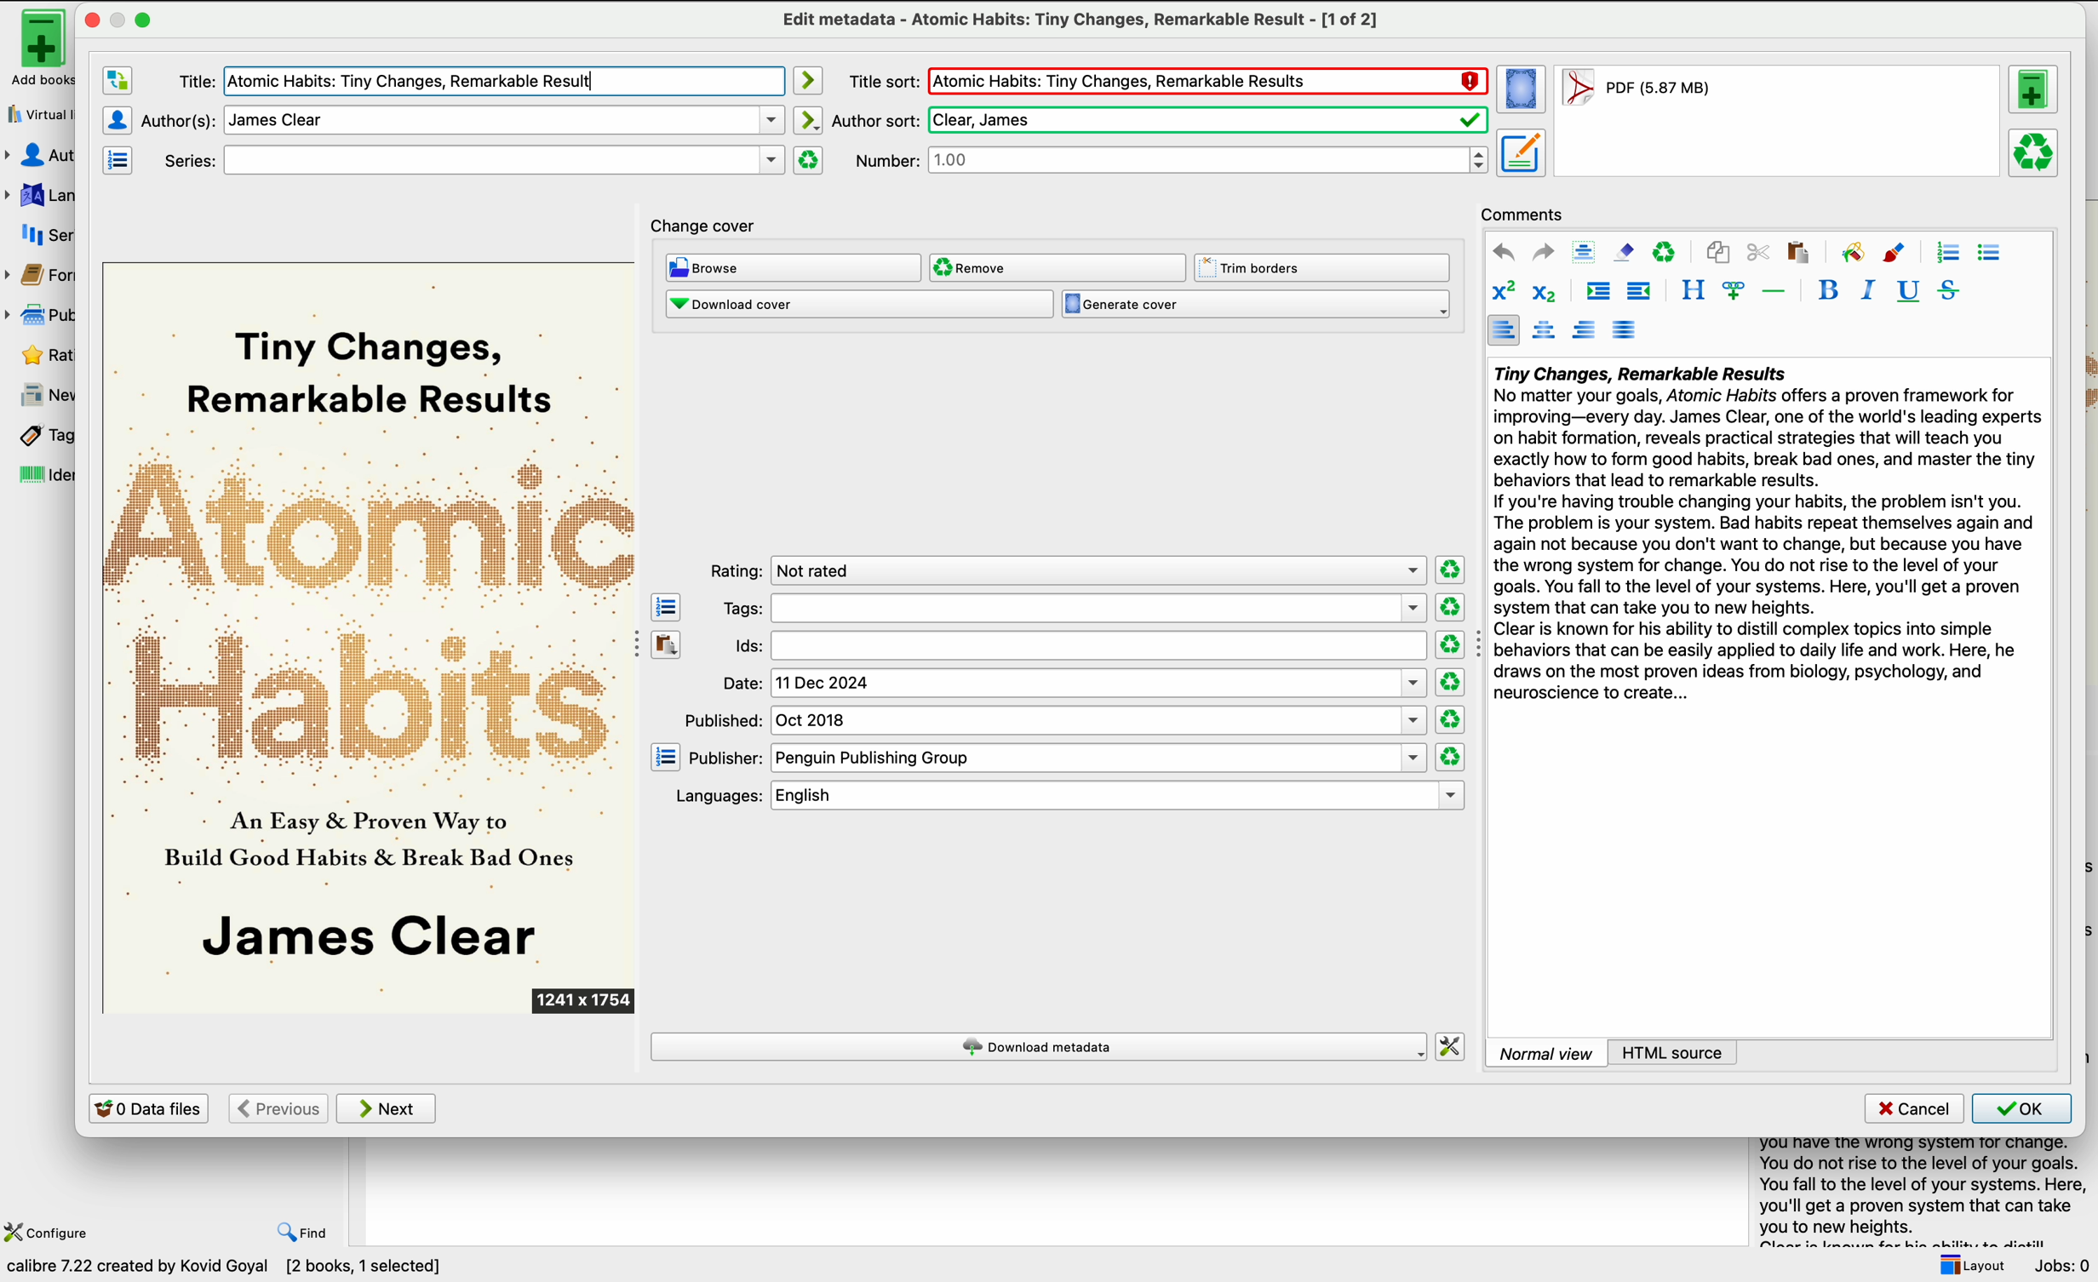 This screenshot has height=1282, width=2098. Describe the element at coordinates (1624, 252) in the screenshot. I see `remove formatting` at that location.